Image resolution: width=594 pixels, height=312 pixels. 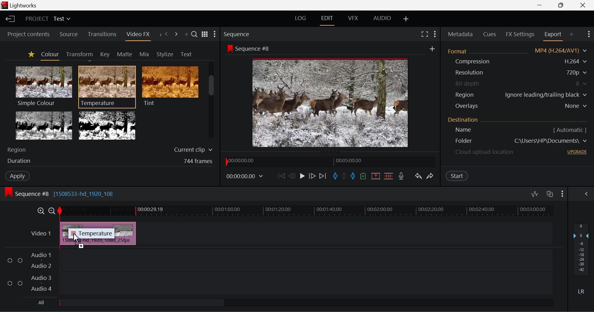 I want to click on Region, so click(x=18, y=149).